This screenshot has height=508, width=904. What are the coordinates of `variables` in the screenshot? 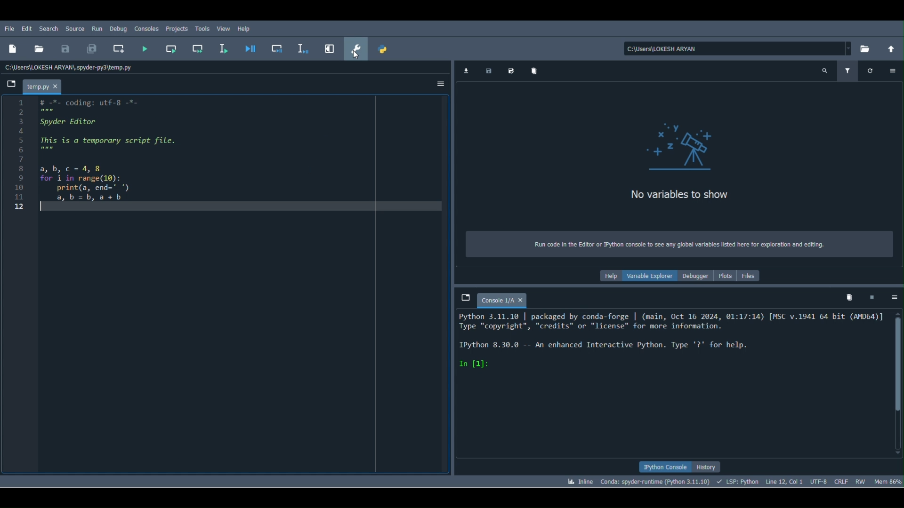 It's located at (676, 153).